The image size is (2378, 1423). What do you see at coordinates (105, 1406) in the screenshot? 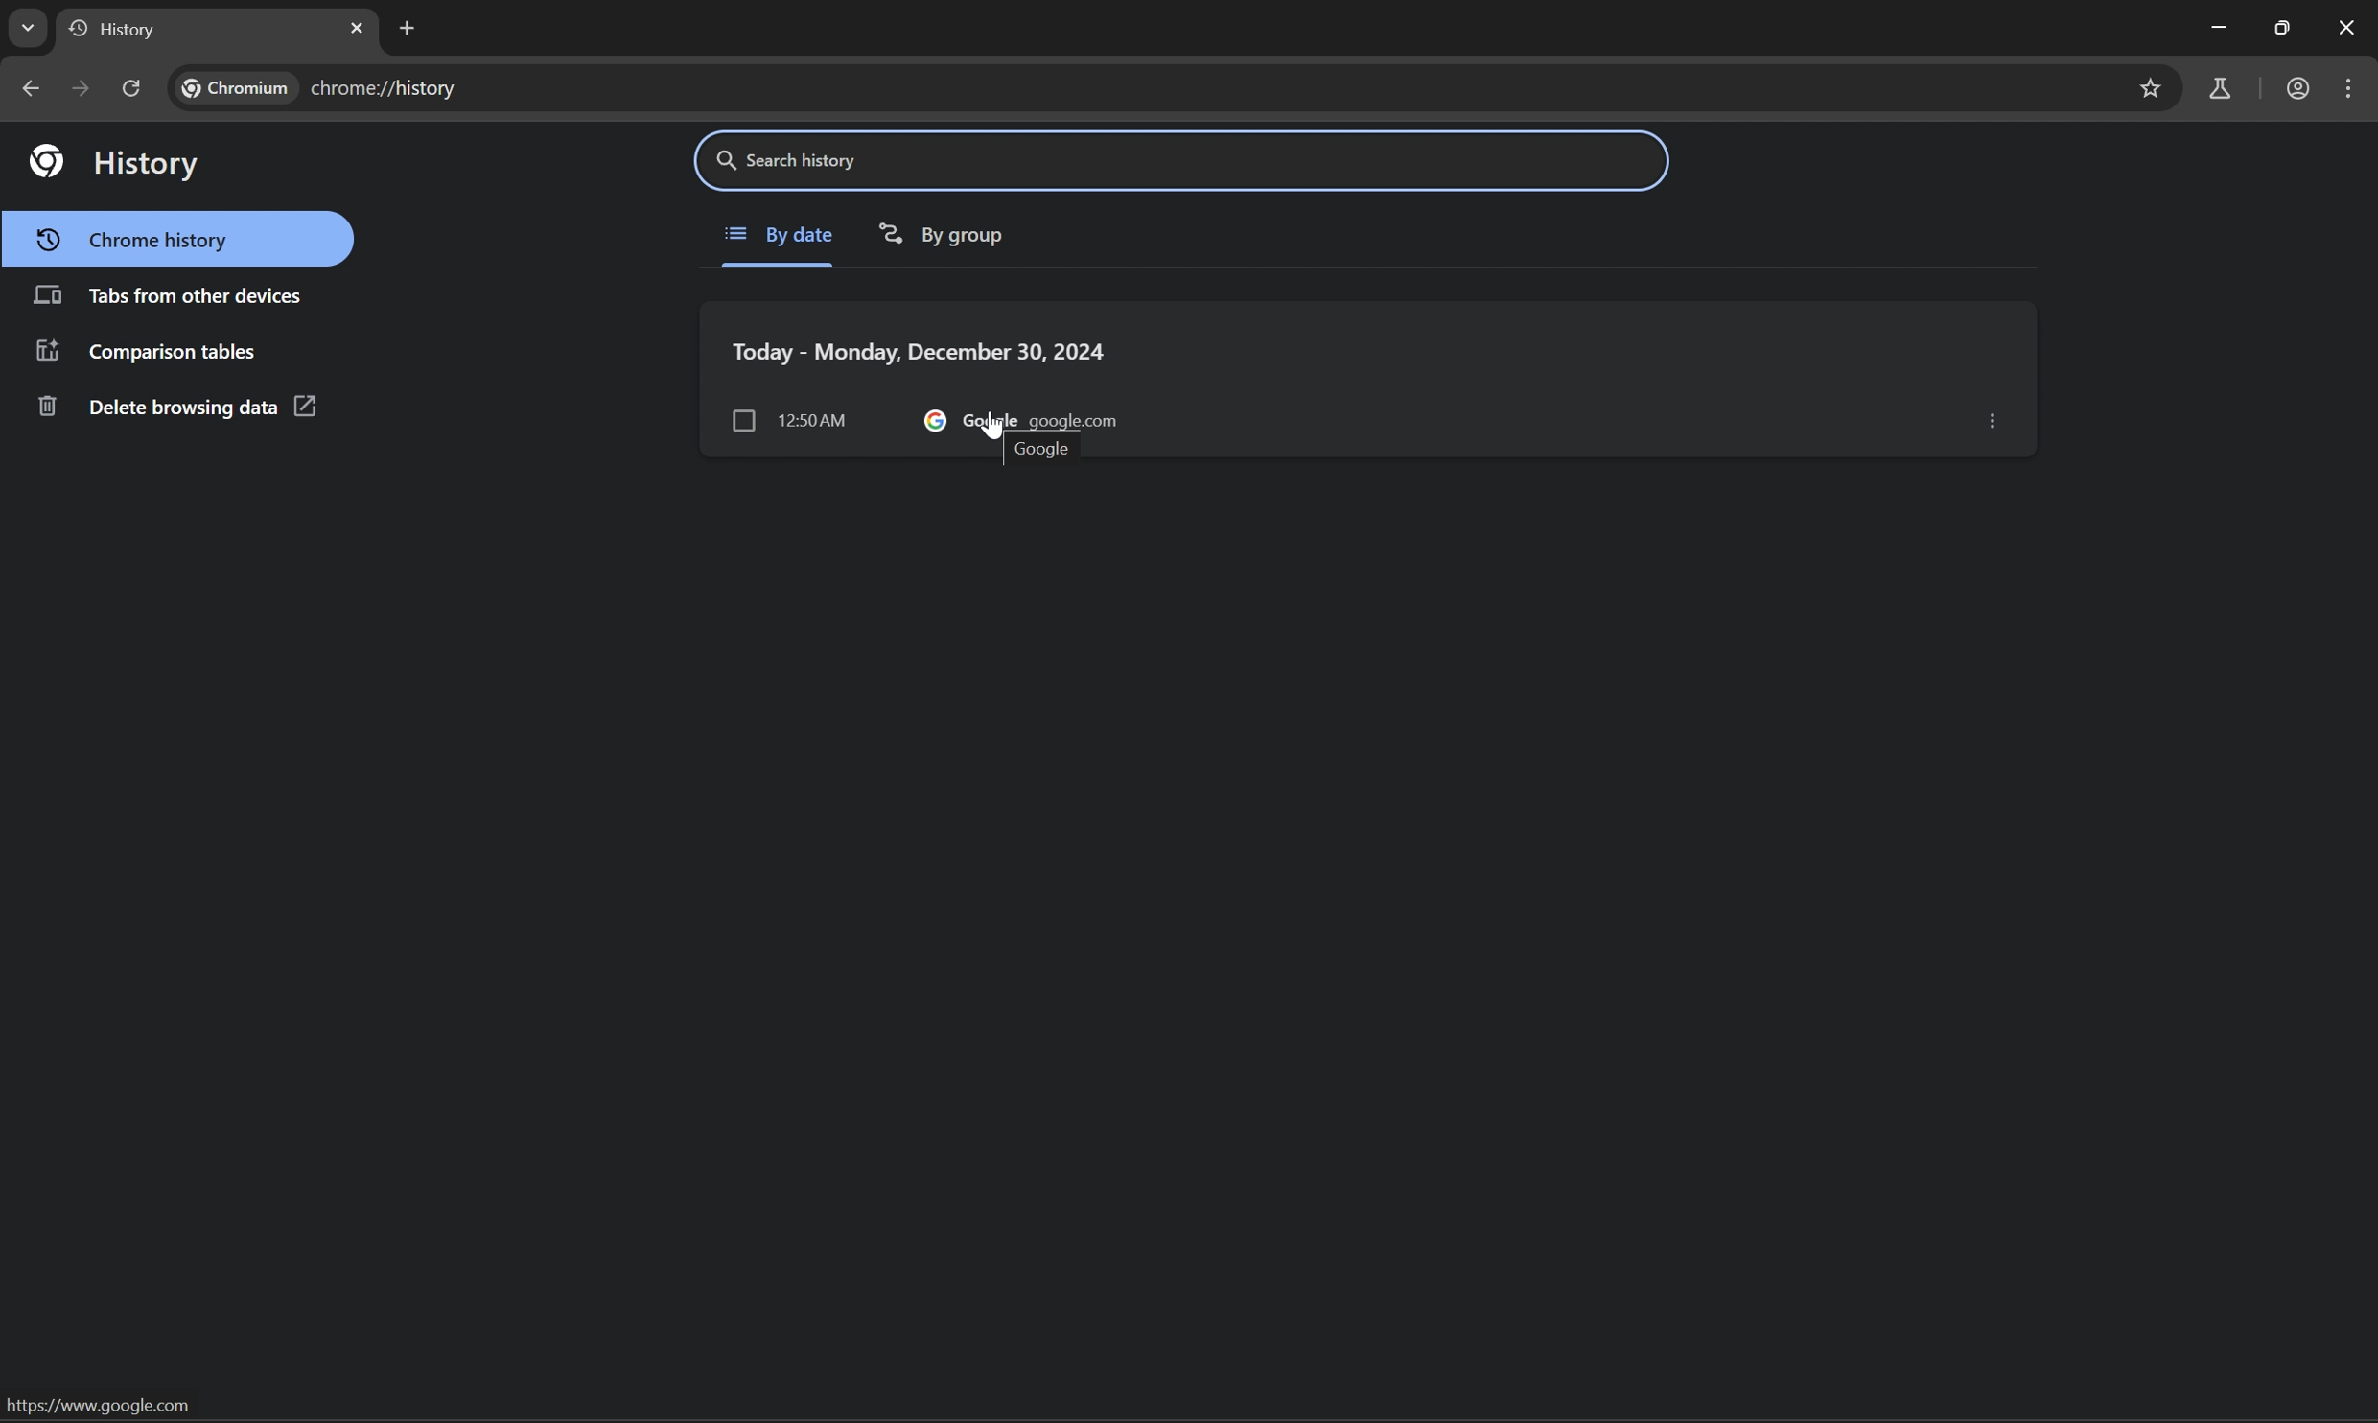
I see `https://www.google.com` at bounding box center [105, 1406].